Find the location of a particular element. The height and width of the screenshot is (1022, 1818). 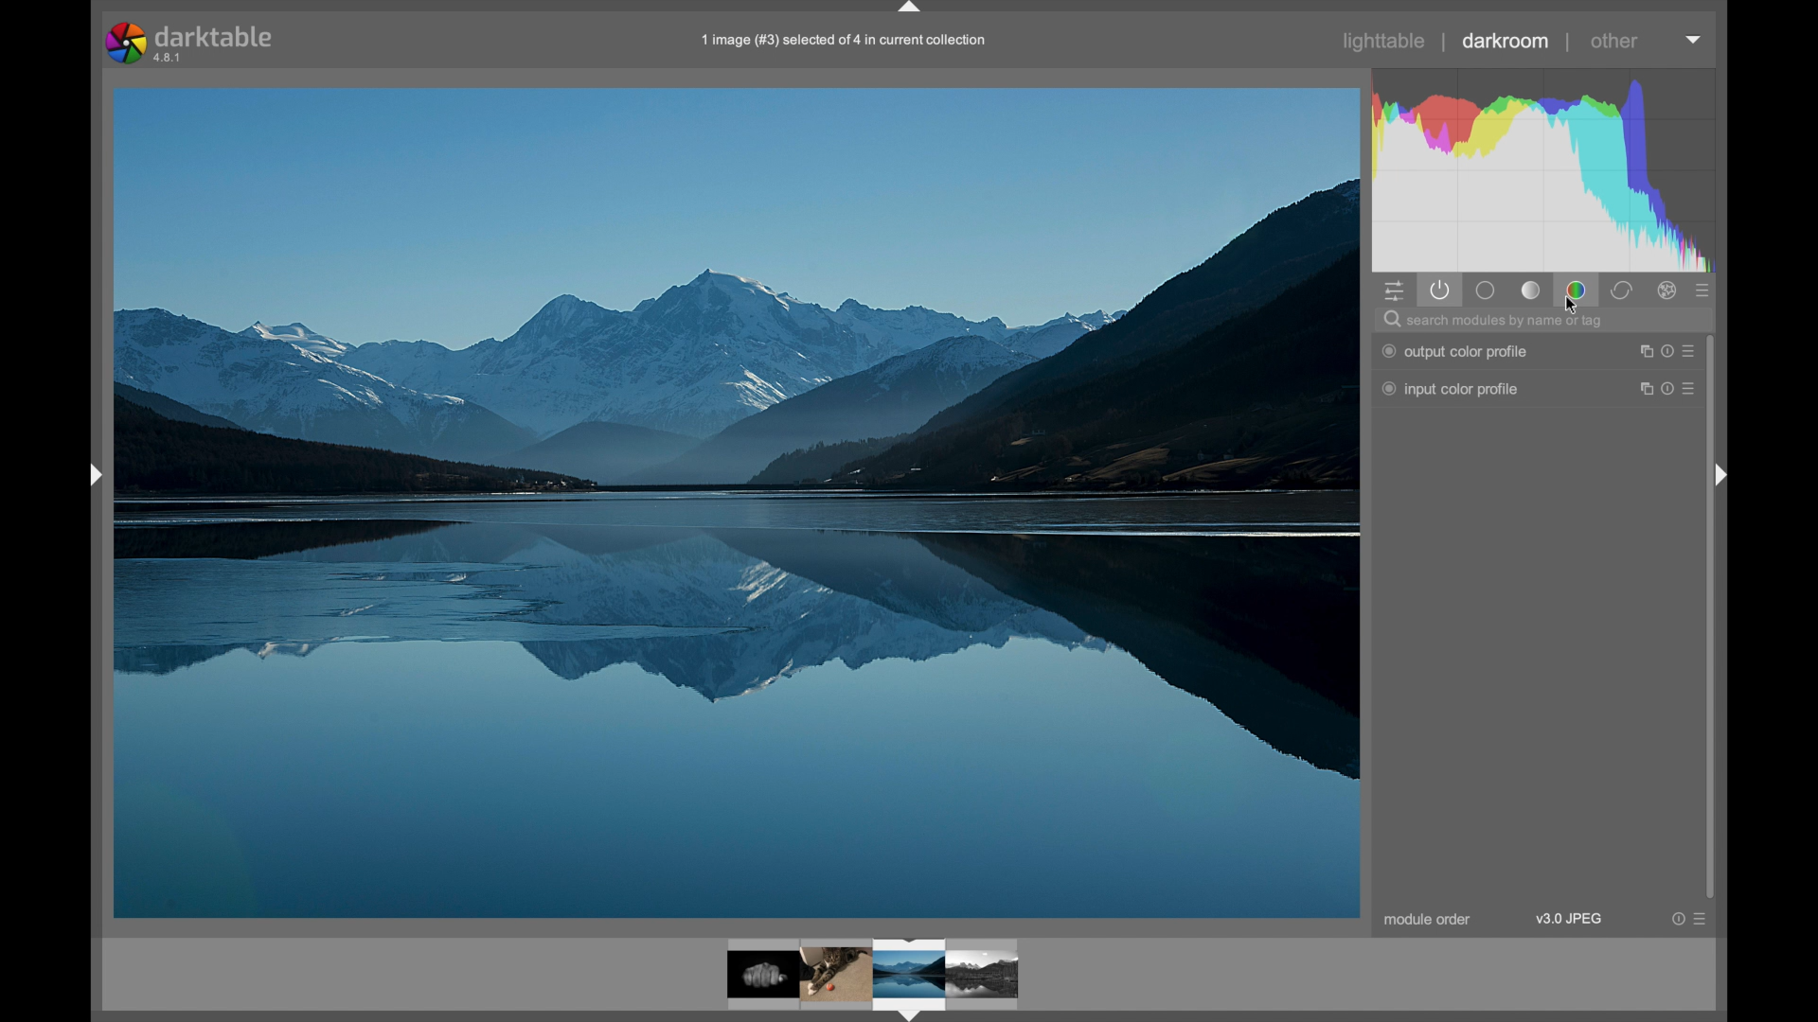

dropdown is located at coordinates (1693, 40).